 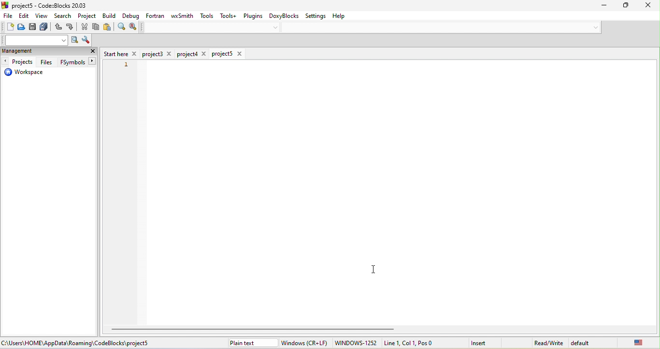 I want to click on window, so click(x=305, y=343).